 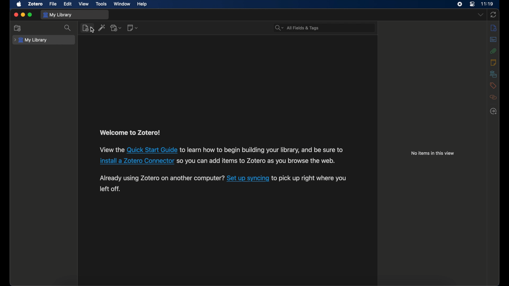 What do you see at coordinates (83, 4) in the screenshot?
I see `view` at bounding box center [83, 4].